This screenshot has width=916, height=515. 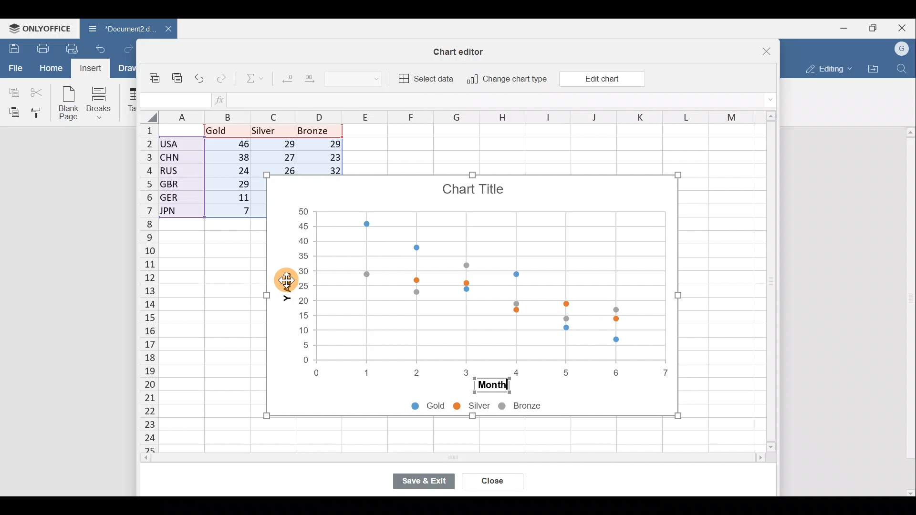 I want to click on Breaks, so click(x=104, y=102).